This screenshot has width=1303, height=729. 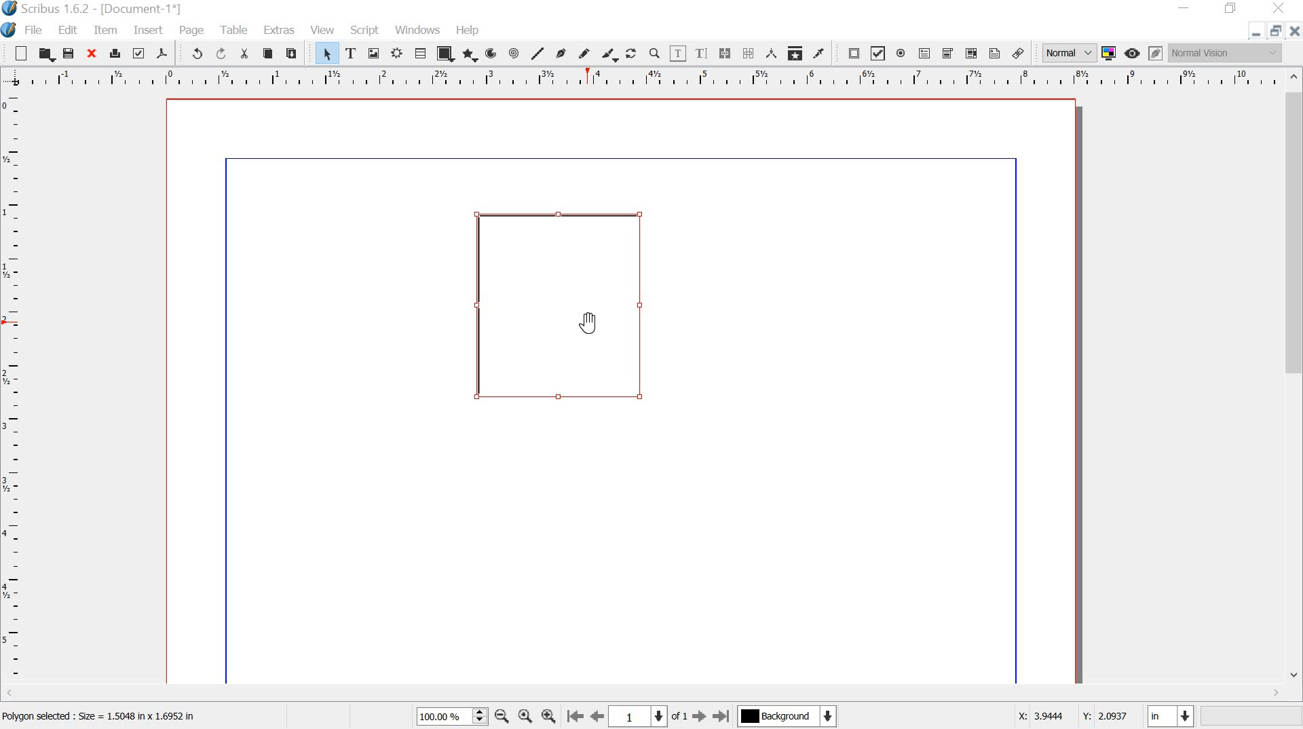 What do you see at coordinates (107, 31) in the screenshot?
I see `item` at bounding box center [107, 31].